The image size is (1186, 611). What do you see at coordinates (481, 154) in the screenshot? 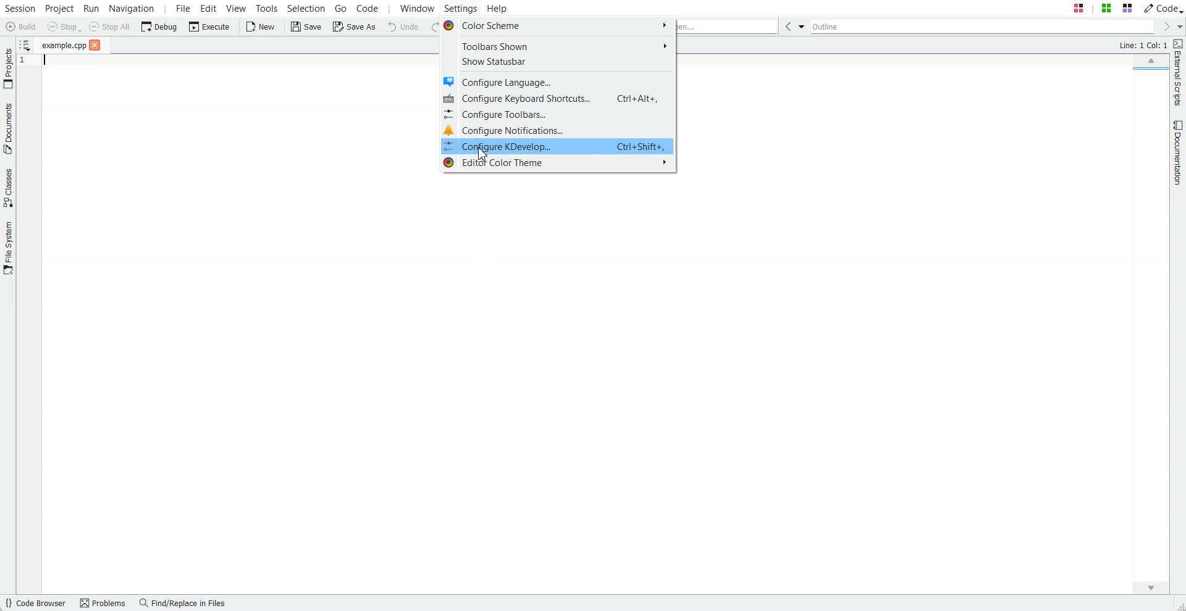
I see `Cursor` at bounding box center [481, 154].